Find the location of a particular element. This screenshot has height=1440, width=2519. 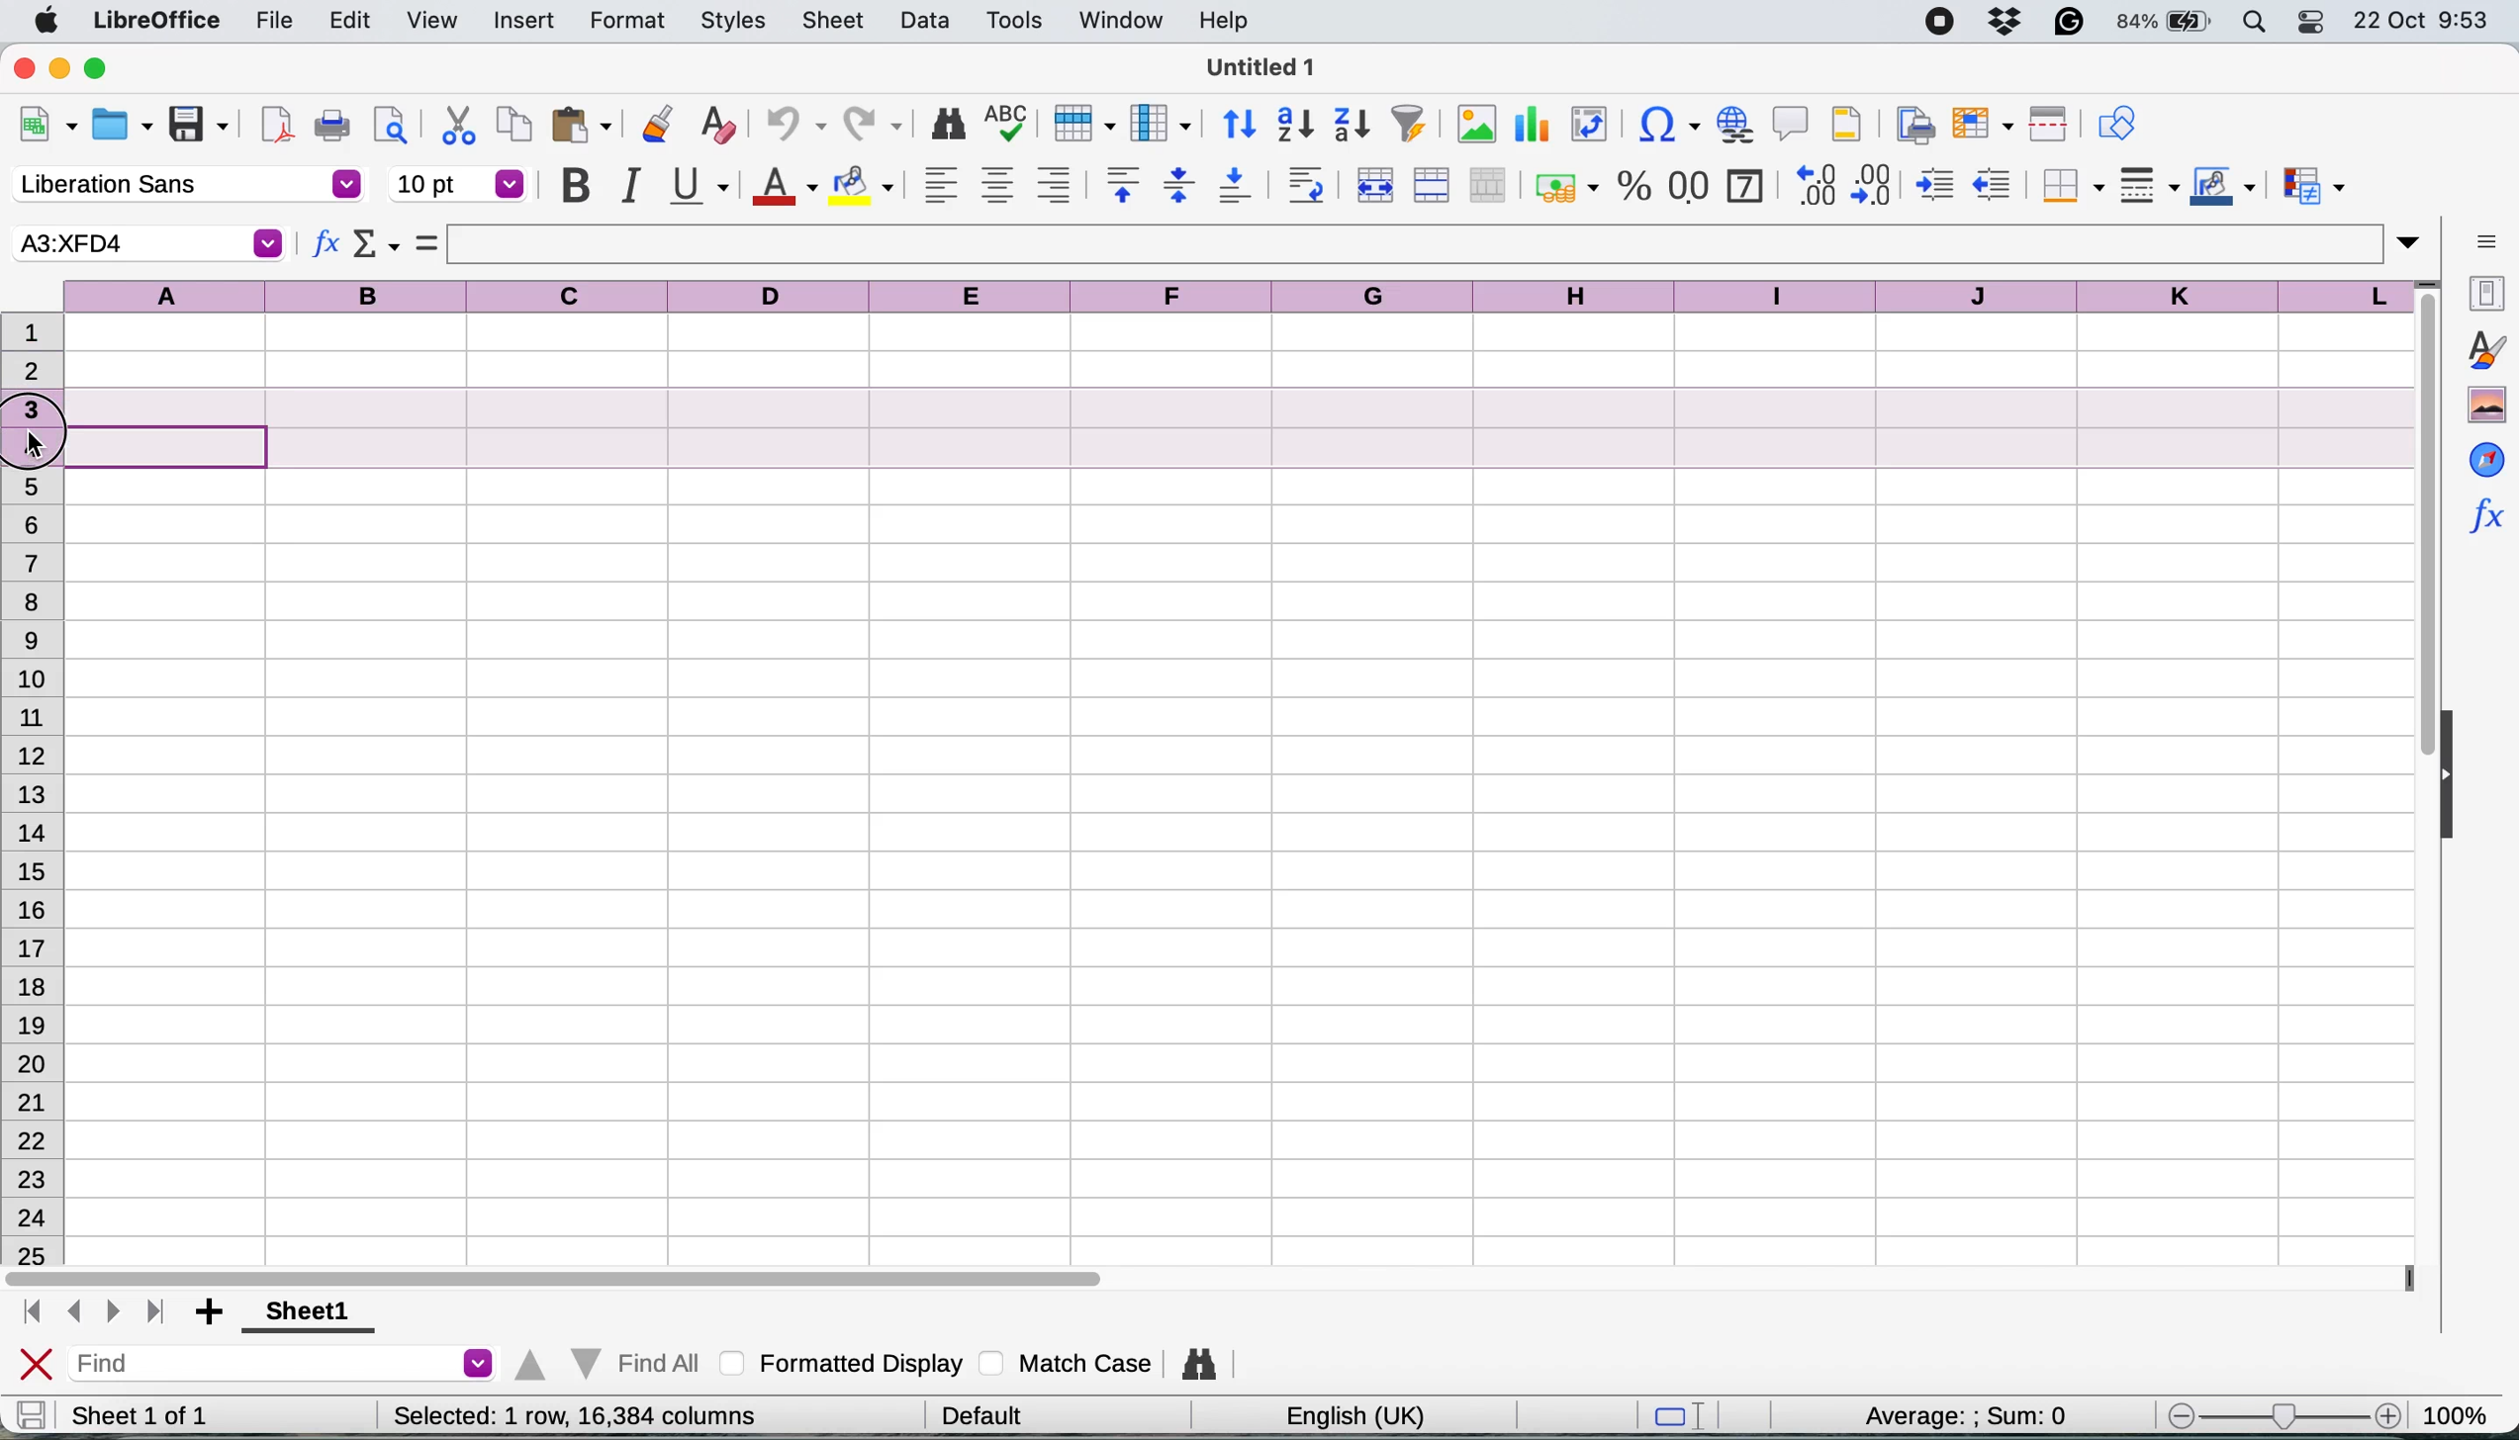

align center is located at coordinates (997, 186).